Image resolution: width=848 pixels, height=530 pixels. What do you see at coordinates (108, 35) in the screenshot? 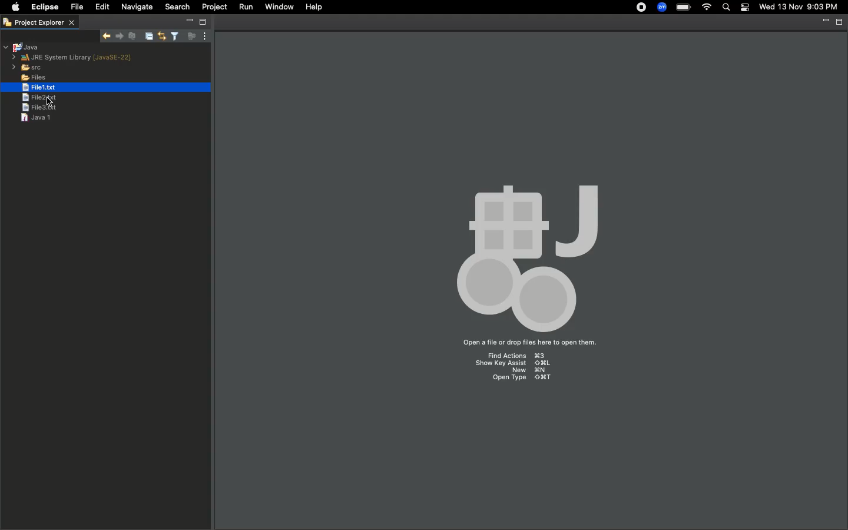
I see `Show next match` at bounding box center [108, 35].